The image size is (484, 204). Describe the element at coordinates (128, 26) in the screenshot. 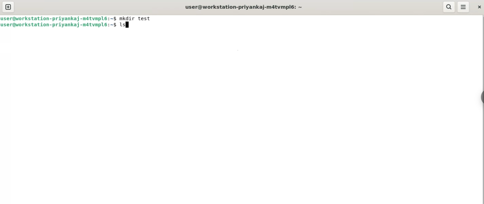

I see `cursor` at that location.